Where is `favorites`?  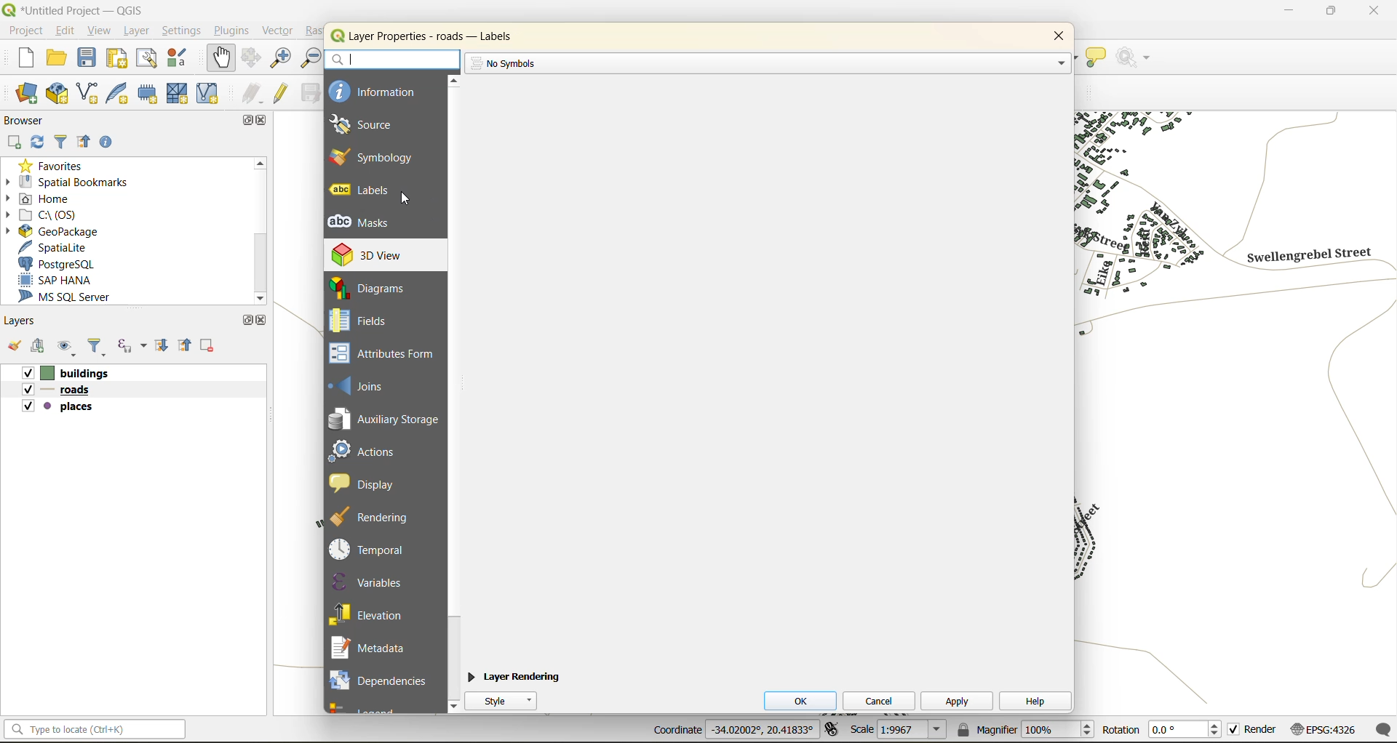 favorites is located at coordinates (55, 167).